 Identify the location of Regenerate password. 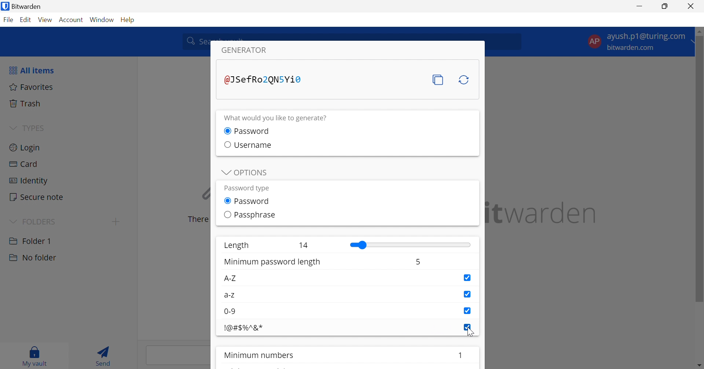
(465, 80).